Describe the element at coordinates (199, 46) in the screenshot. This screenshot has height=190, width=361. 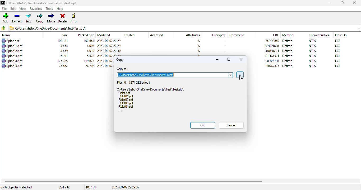
I see `A` at that location.